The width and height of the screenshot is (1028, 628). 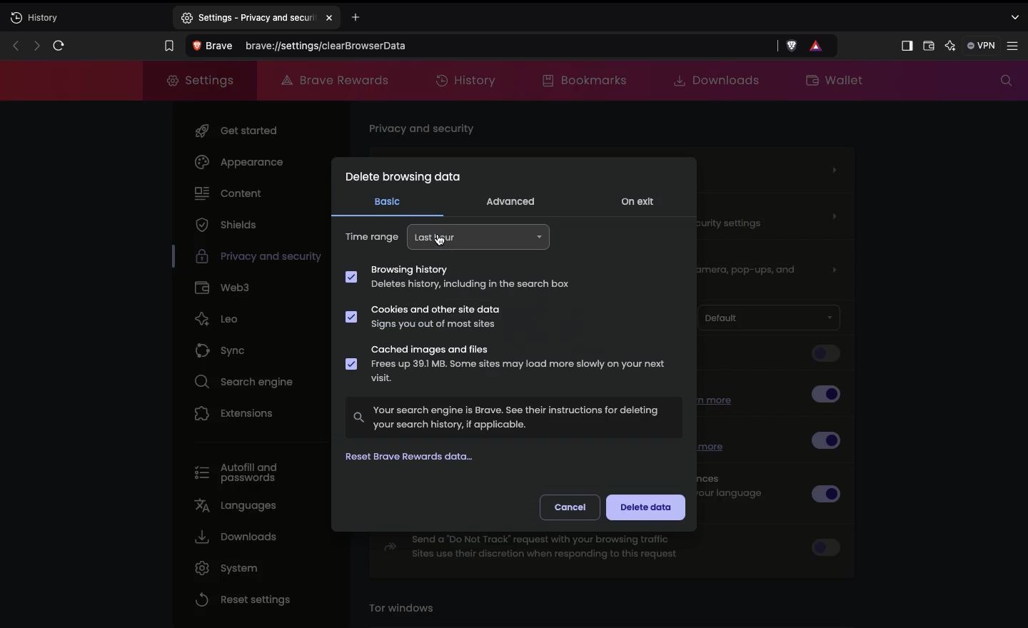 What do you see at coordinates (85, 19) in the screenshot?
I see `New tab` at bounding box center [85, 19].